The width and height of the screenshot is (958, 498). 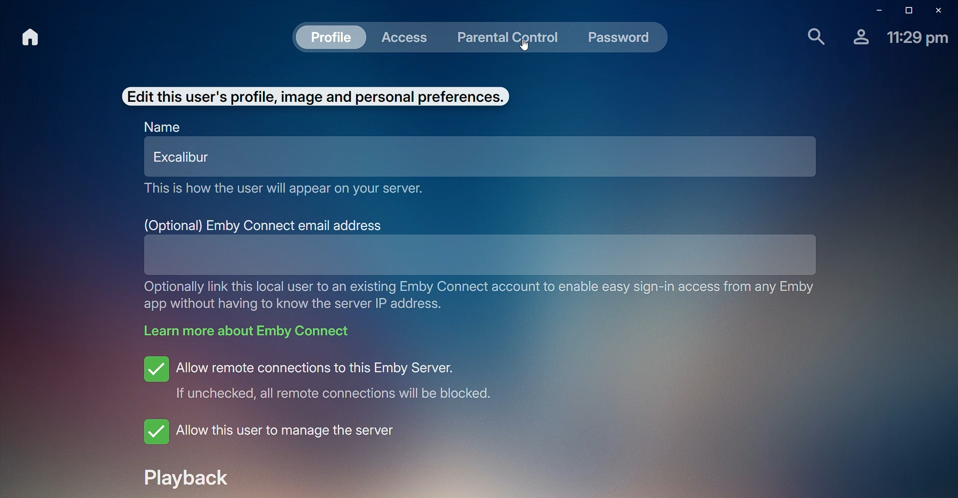 I want to click on Allow this user to manage the server, so click(x=293, y=437).